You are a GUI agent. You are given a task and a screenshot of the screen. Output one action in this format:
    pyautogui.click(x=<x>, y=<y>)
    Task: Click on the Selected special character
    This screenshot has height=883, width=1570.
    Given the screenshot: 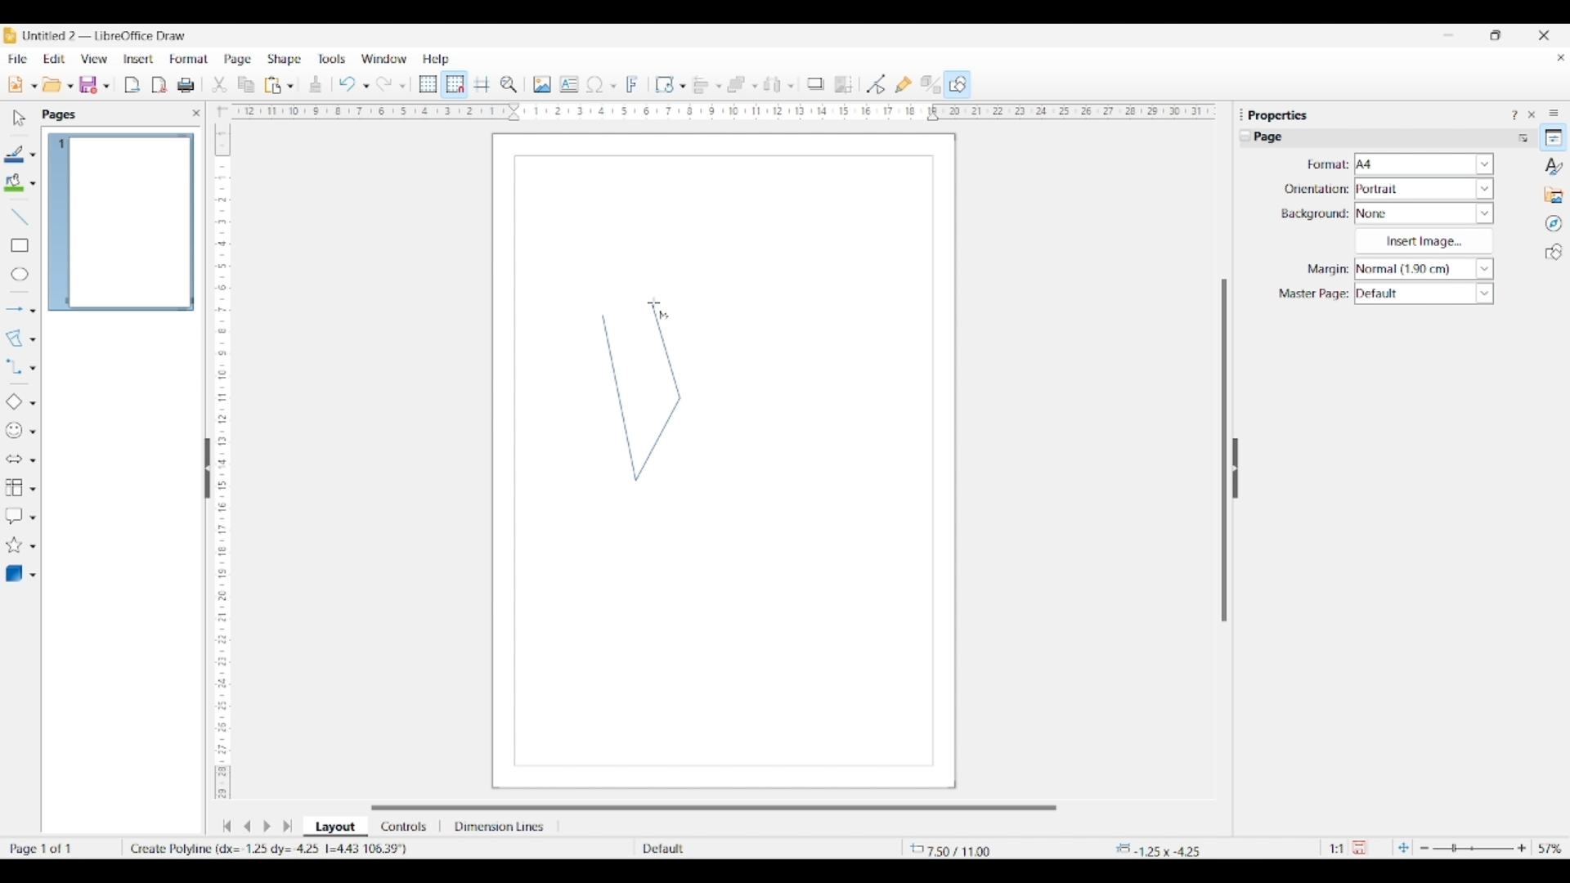 What is the action you would take?
    pyautogui.click(x=595, y=84)
    